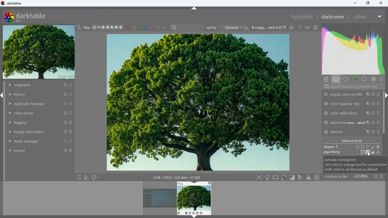 The width and height of the screenshot is (388, 218). I want to click on effect, so click(373, 79).